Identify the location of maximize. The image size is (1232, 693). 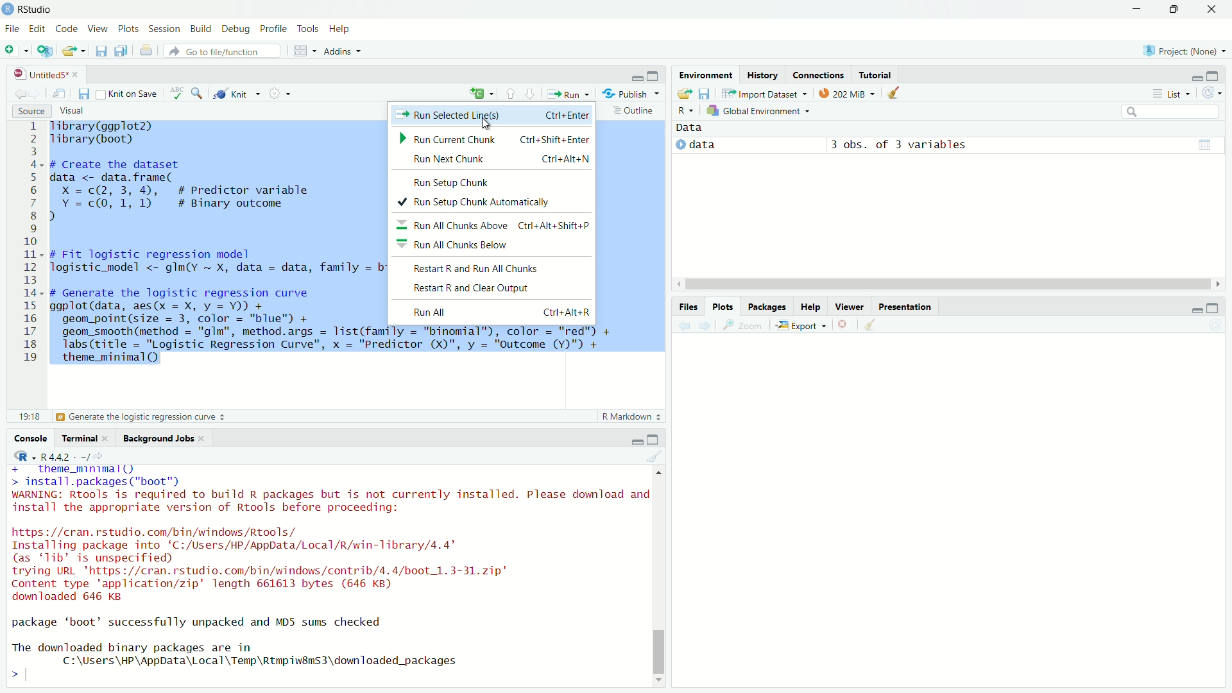
(1213, 308).